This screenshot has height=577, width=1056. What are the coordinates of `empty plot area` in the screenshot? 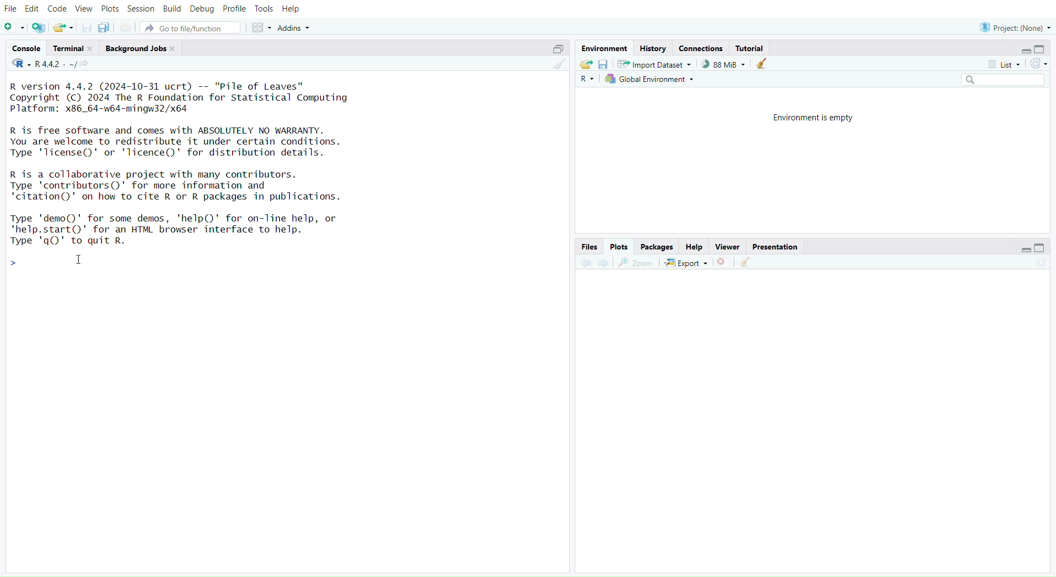 It's located at (818, 424).